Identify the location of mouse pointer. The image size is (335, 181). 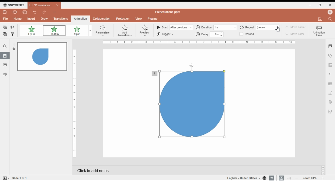
(278, 30).